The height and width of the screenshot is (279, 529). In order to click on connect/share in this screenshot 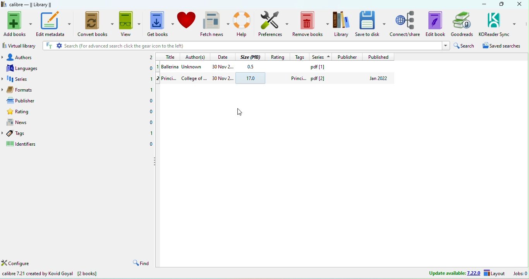, I will do `click(406, 24)`.